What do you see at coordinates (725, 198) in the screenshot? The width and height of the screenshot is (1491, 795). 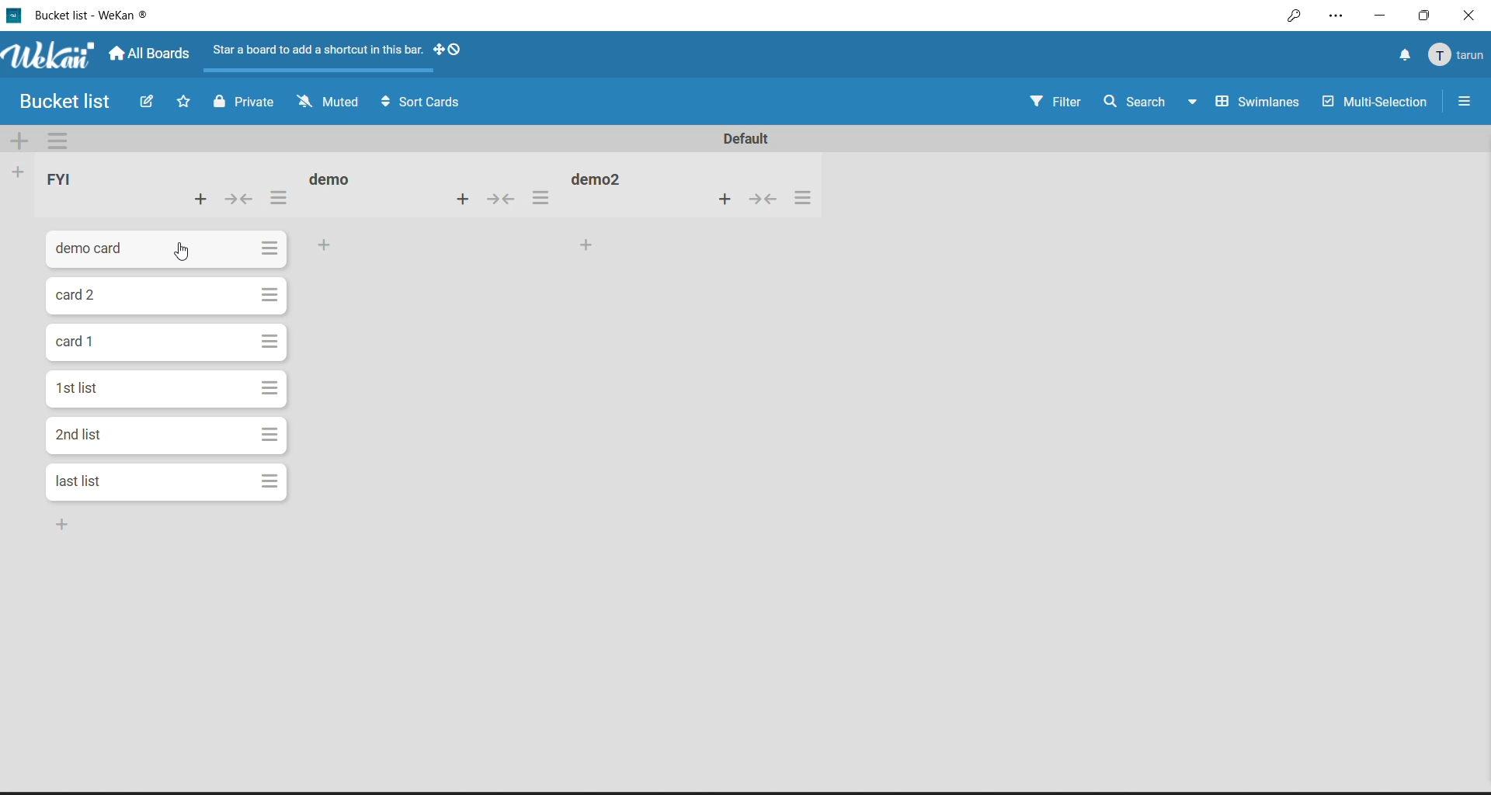 I see `add card to top` at bounding box center [725, 198].